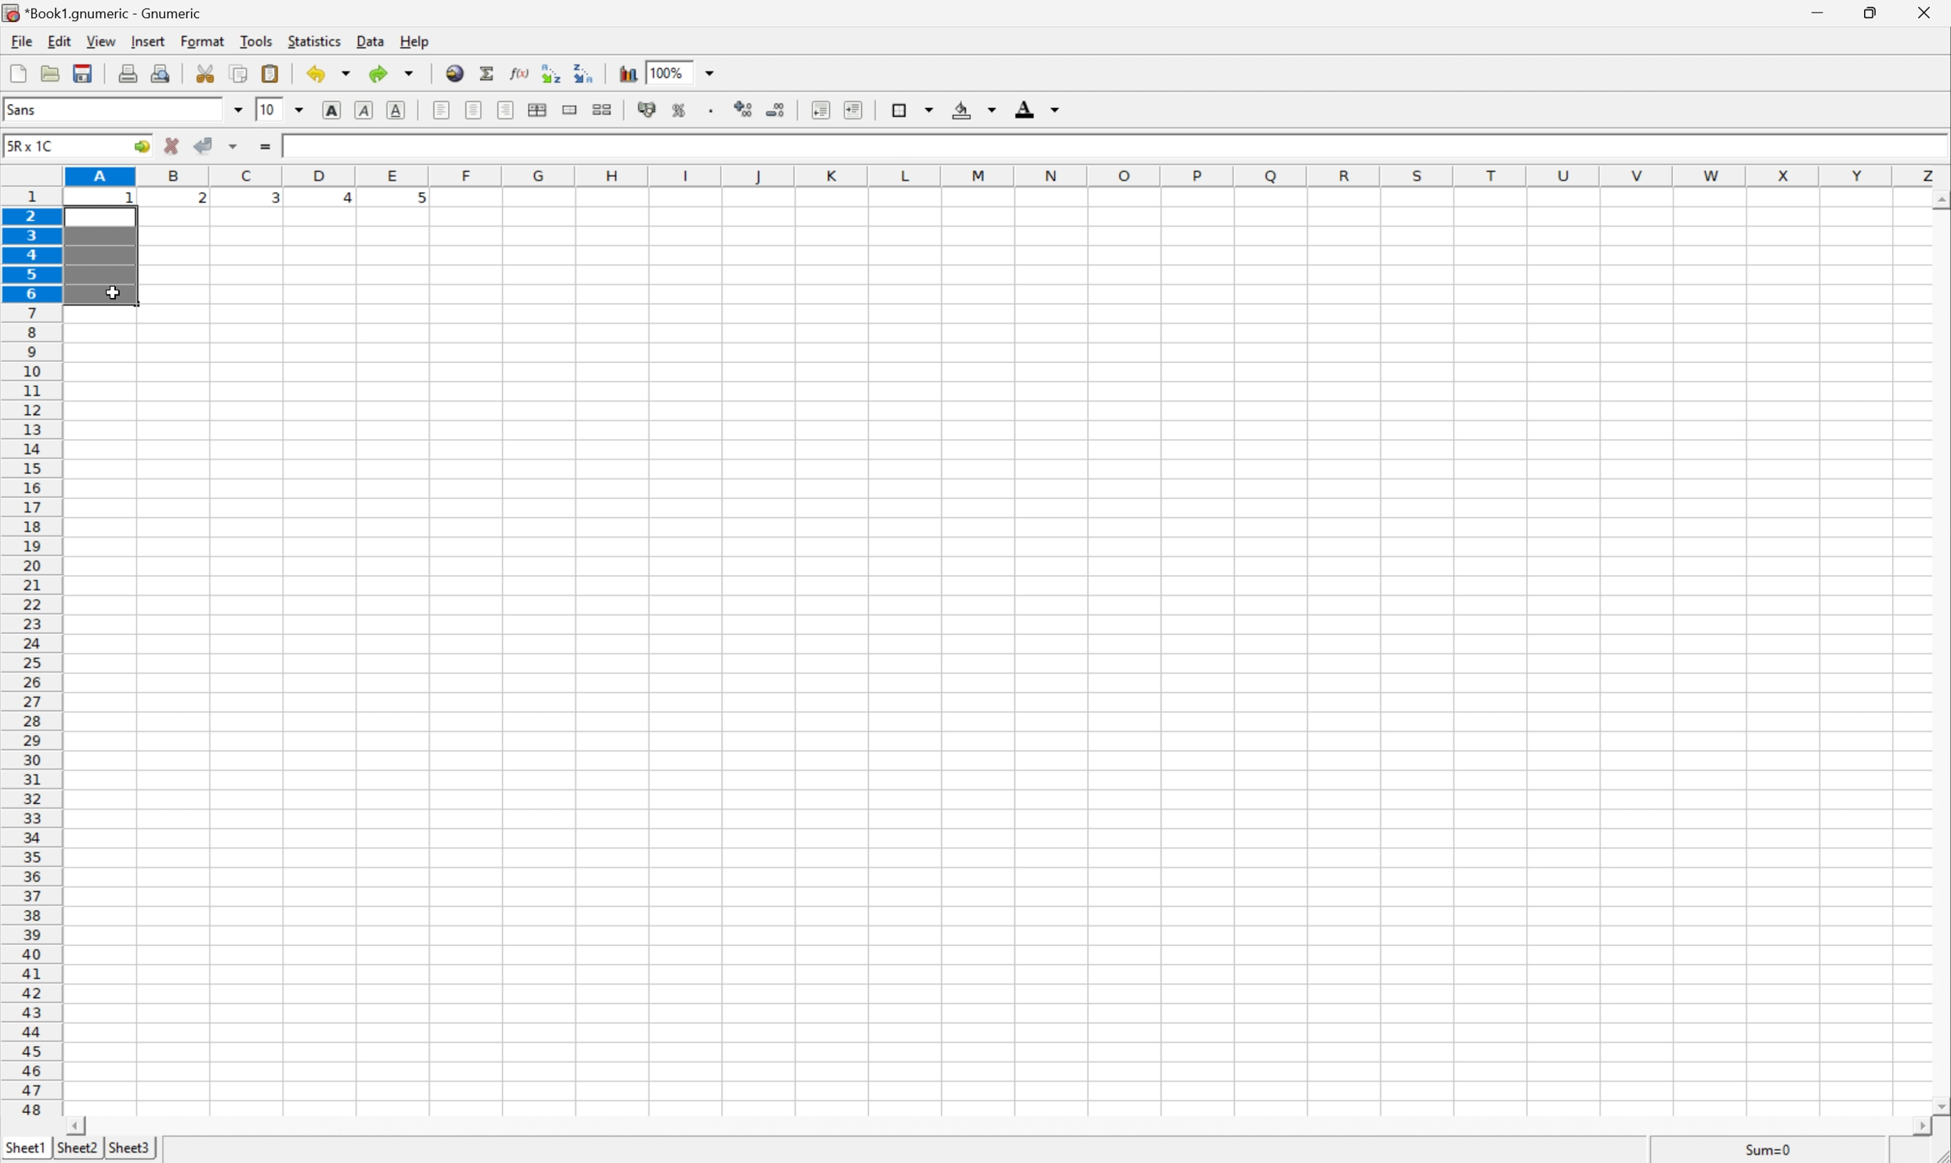  Describe the element at coordinates (538, 110) in the screenshot. I see `center horizontally` at that location.